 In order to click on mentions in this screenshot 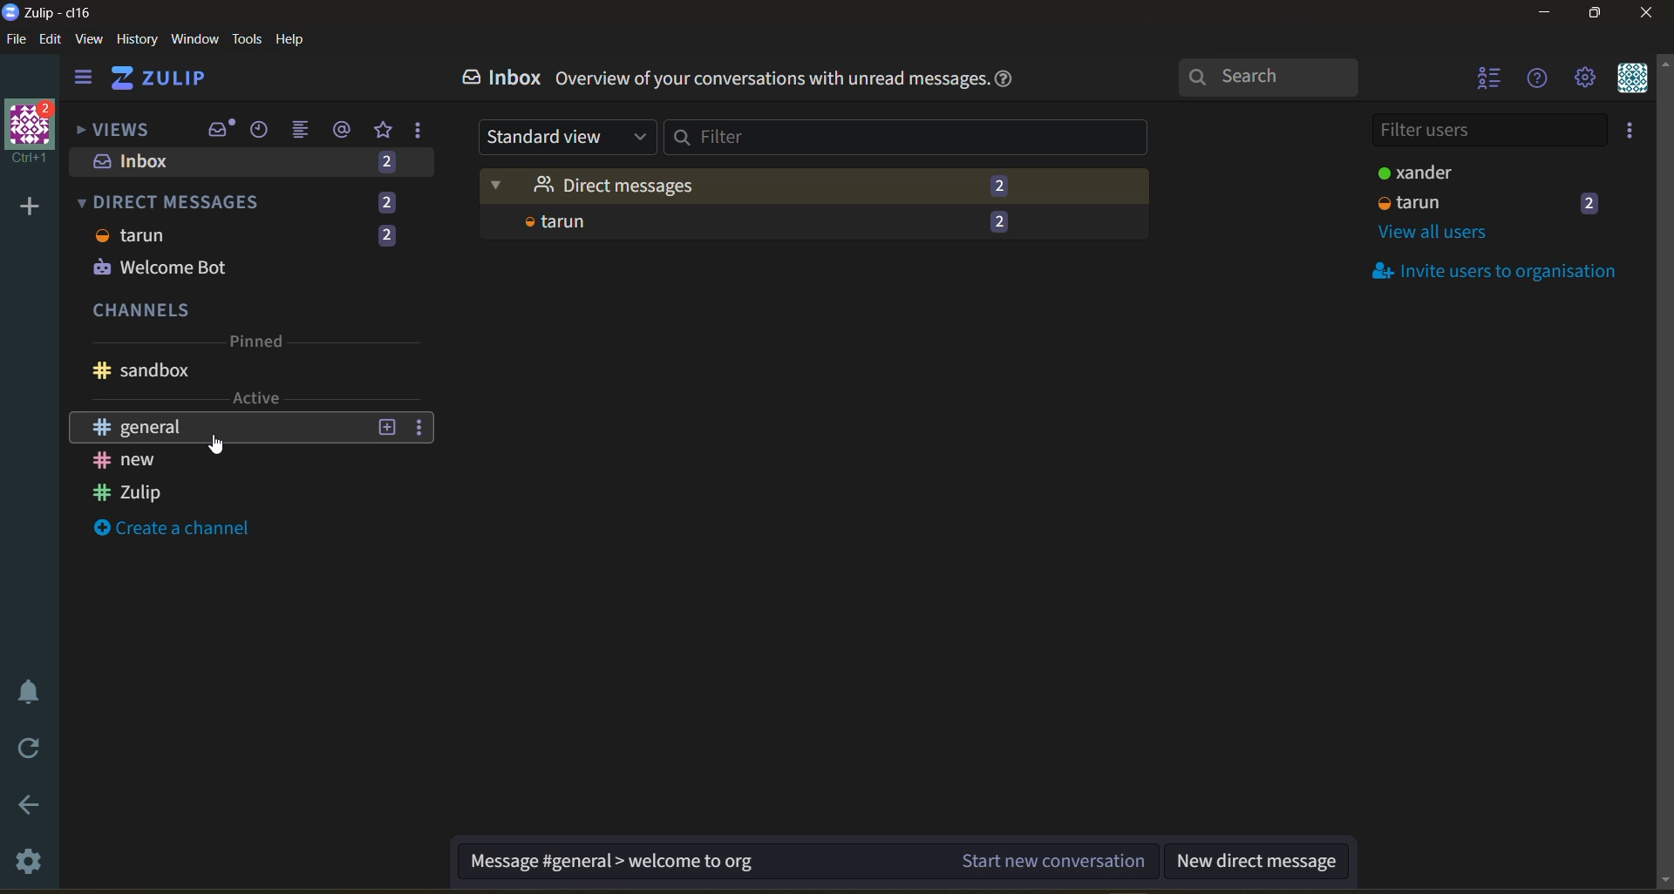, I will do `click(345, 130)`.